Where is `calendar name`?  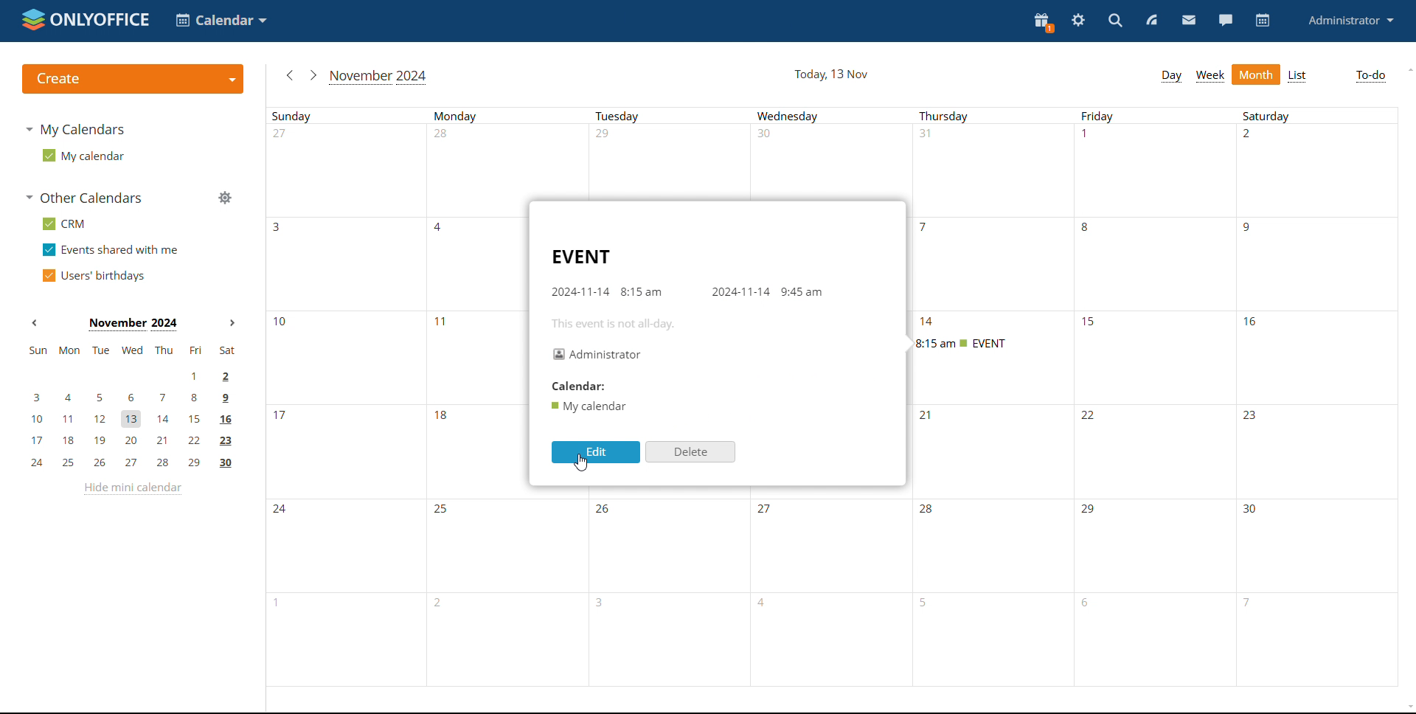
calendar name is located at coordinates (591, 406).